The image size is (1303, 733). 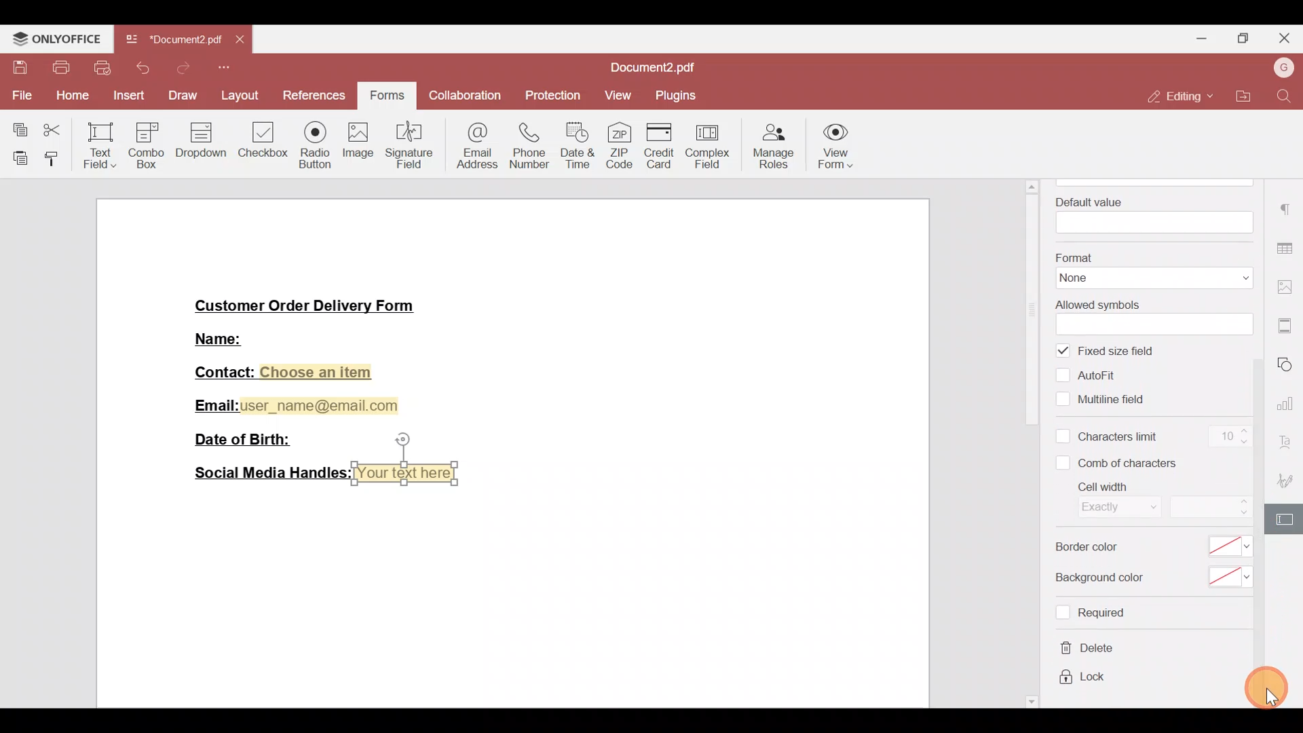 What do you see at coordinates (59, 68) in the screenshot?
I see `Print file` at bounding box center [59, 68].